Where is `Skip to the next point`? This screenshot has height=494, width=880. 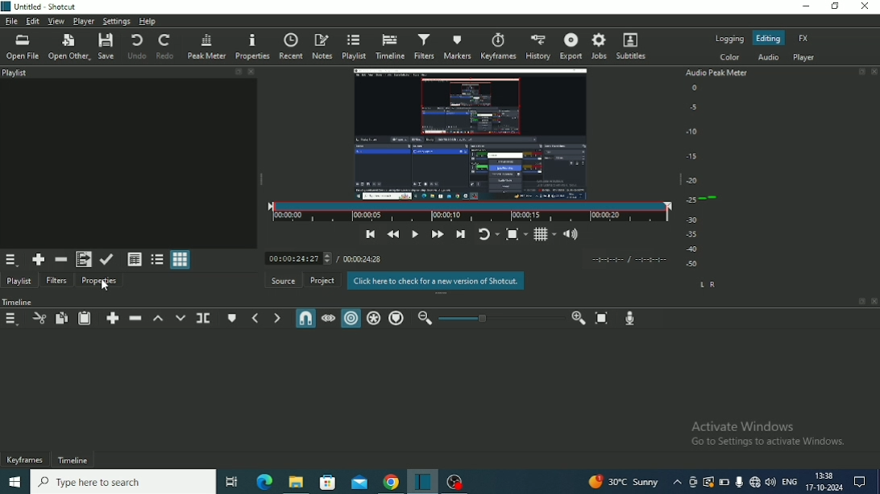
Skip to the next point is located at coordinates (460, 235).